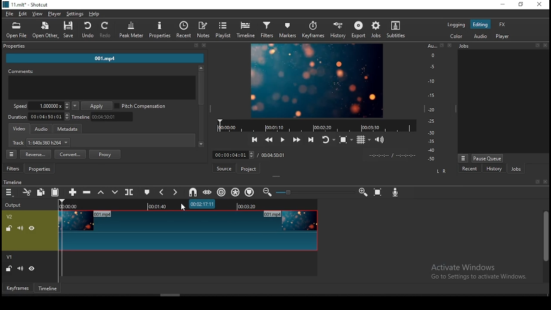  I want to click on playlist, so click(223, 30).